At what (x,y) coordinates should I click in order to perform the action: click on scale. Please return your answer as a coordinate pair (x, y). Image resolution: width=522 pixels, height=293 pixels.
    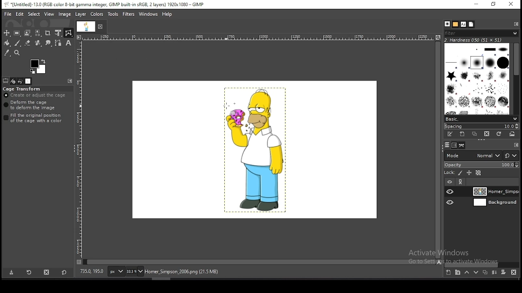
    Looking at the image, I should click on (259, 37).